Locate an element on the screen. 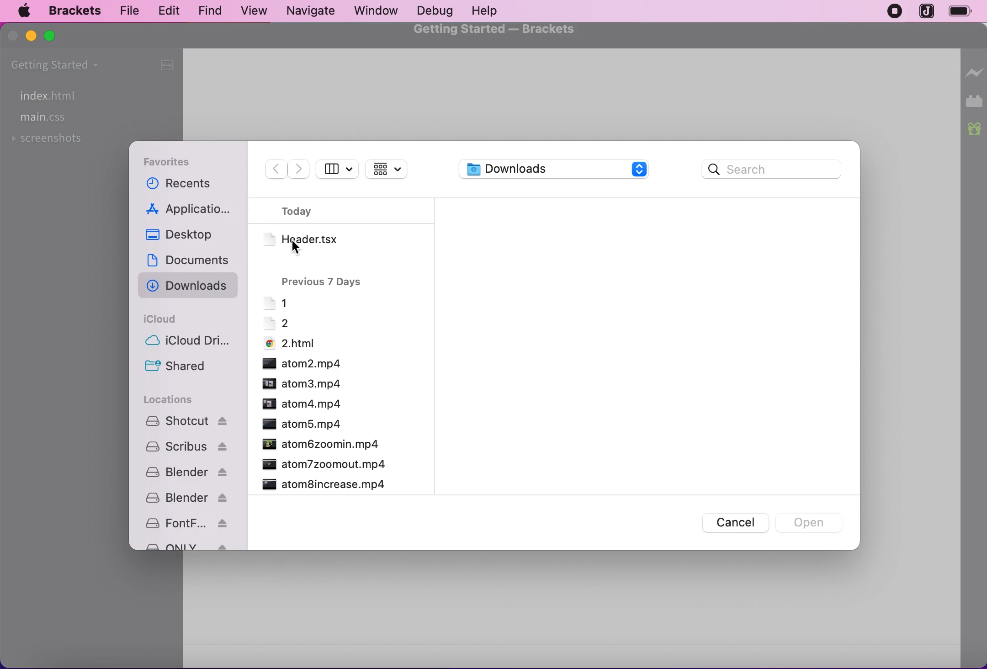  ONLY is located at coordinates (185, 545).